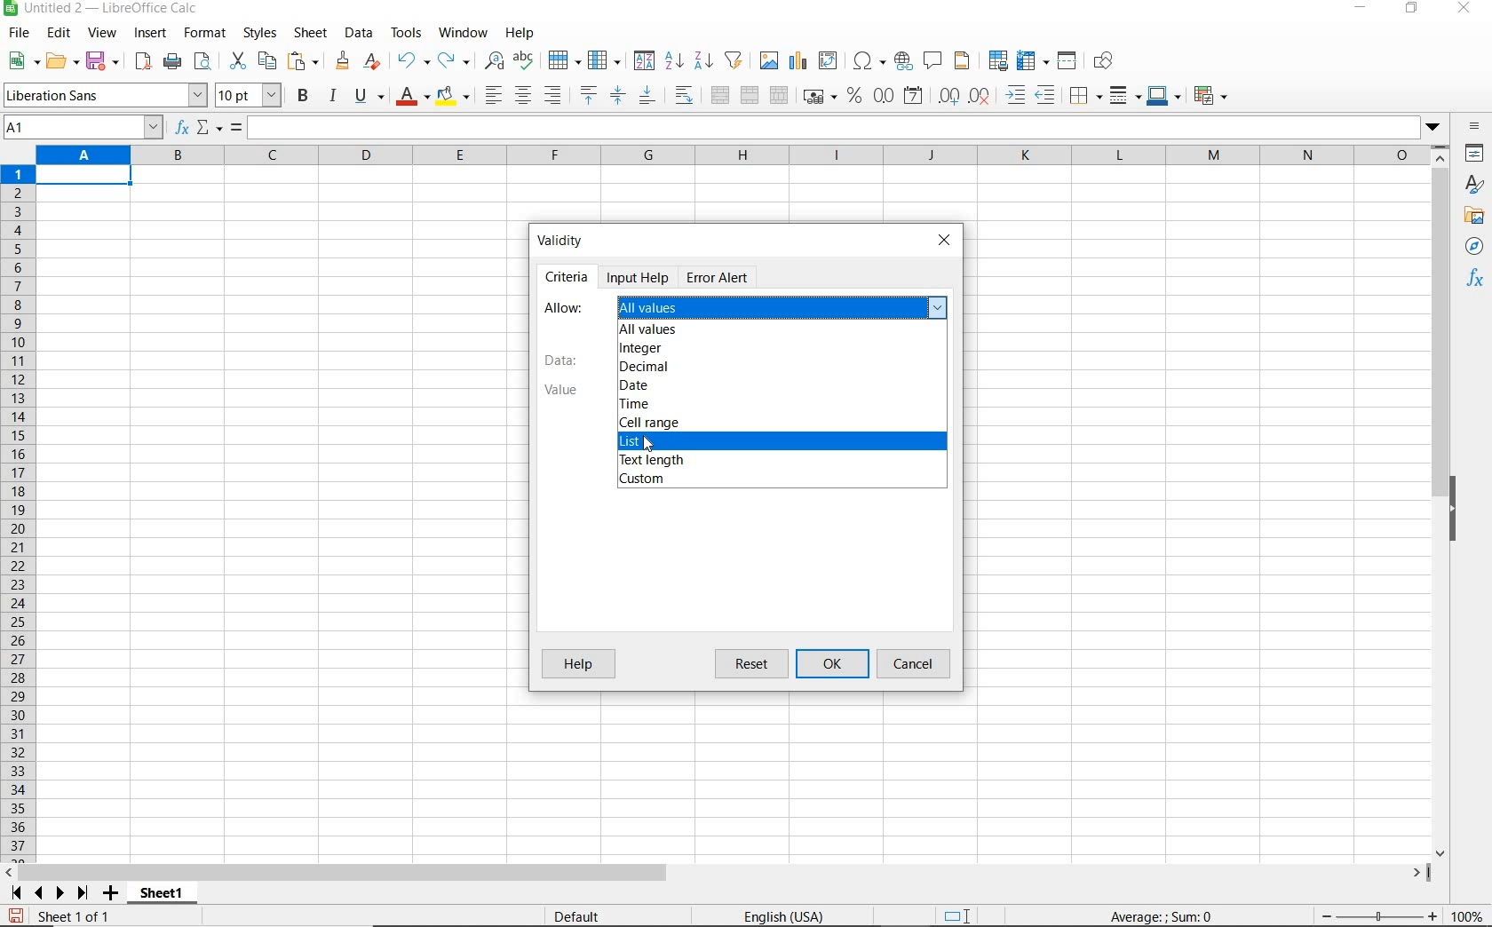 The height and width of the screenshot is (927, 1492). What do you see at coordinates (1477, 250) in the screenshot?
I see `navigator` at bounding box center [1477, 250].